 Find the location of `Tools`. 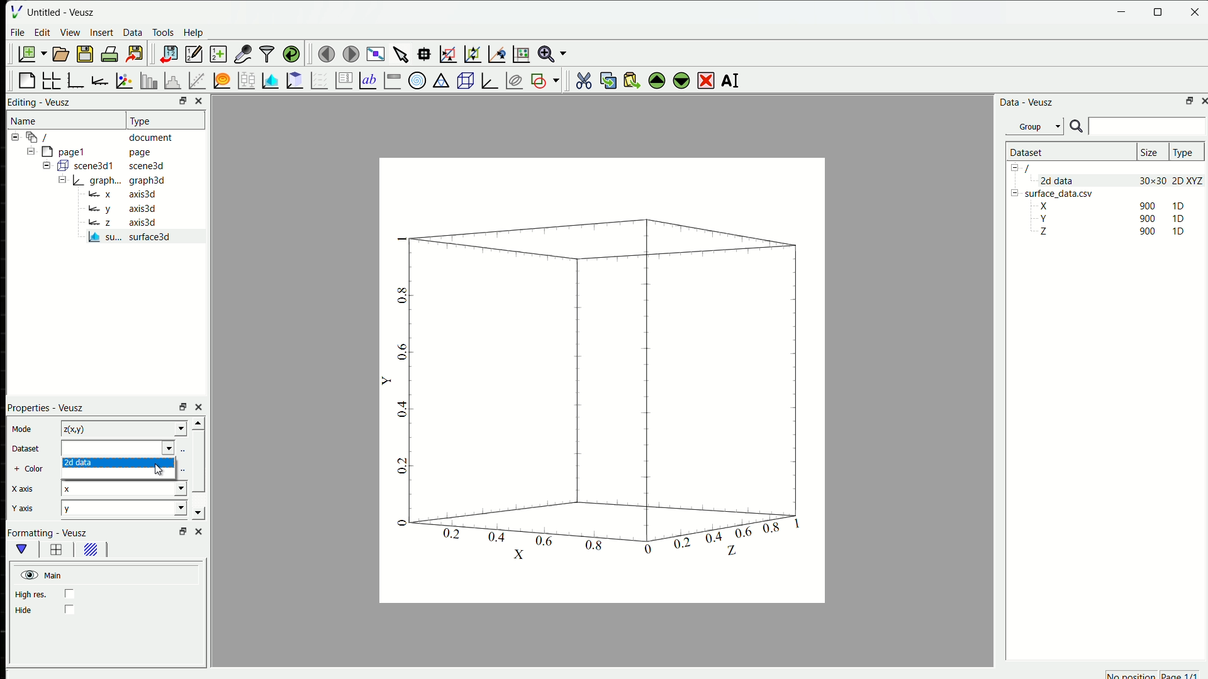

Tools is located at coordinates (164, 33).